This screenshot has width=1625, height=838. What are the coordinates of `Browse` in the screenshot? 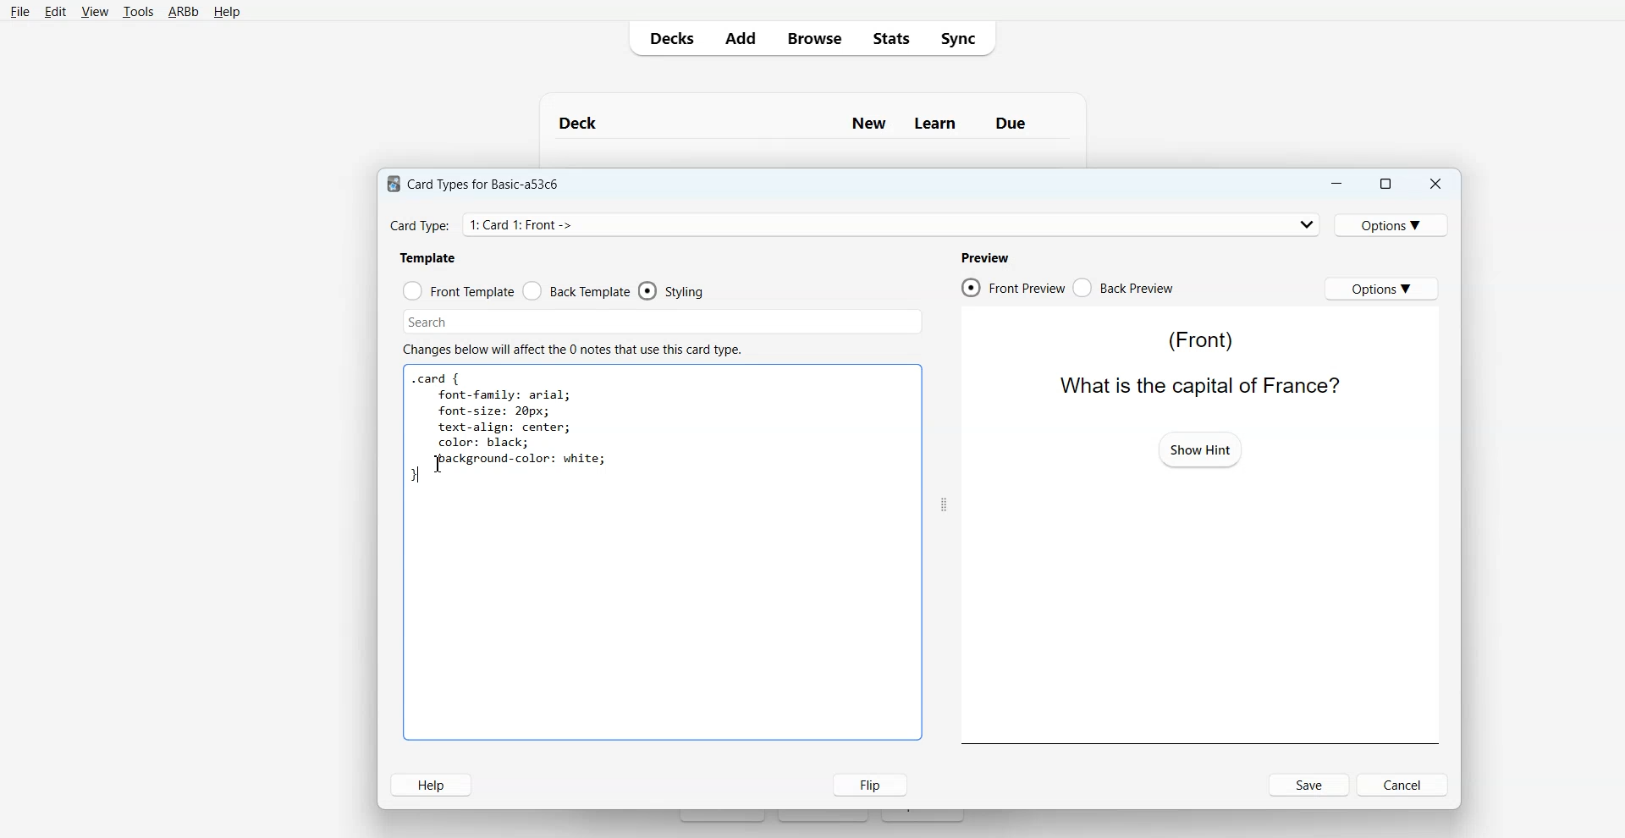 It's located at (813, 37).